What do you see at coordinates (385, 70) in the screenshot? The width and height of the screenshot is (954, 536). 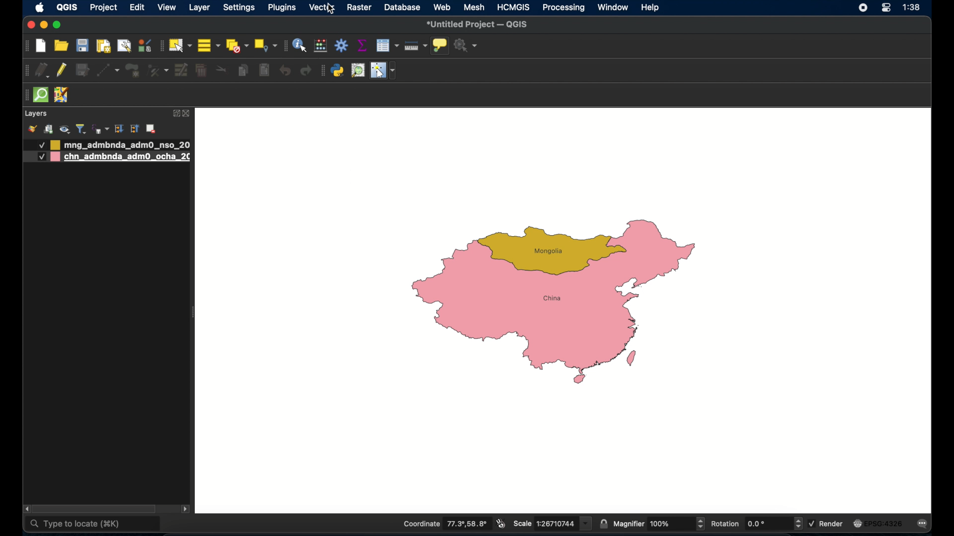 I see `switches cursor to configurable pointer` at bounding box center [385, 70].